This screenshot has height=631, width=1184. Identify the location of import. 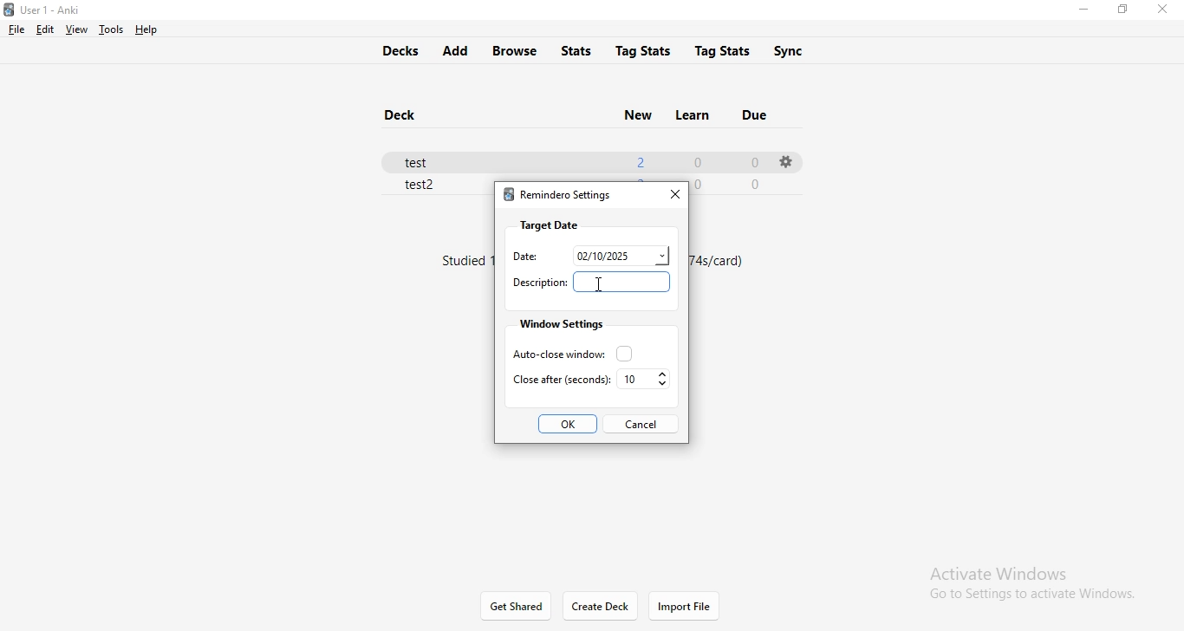
(684, 607).